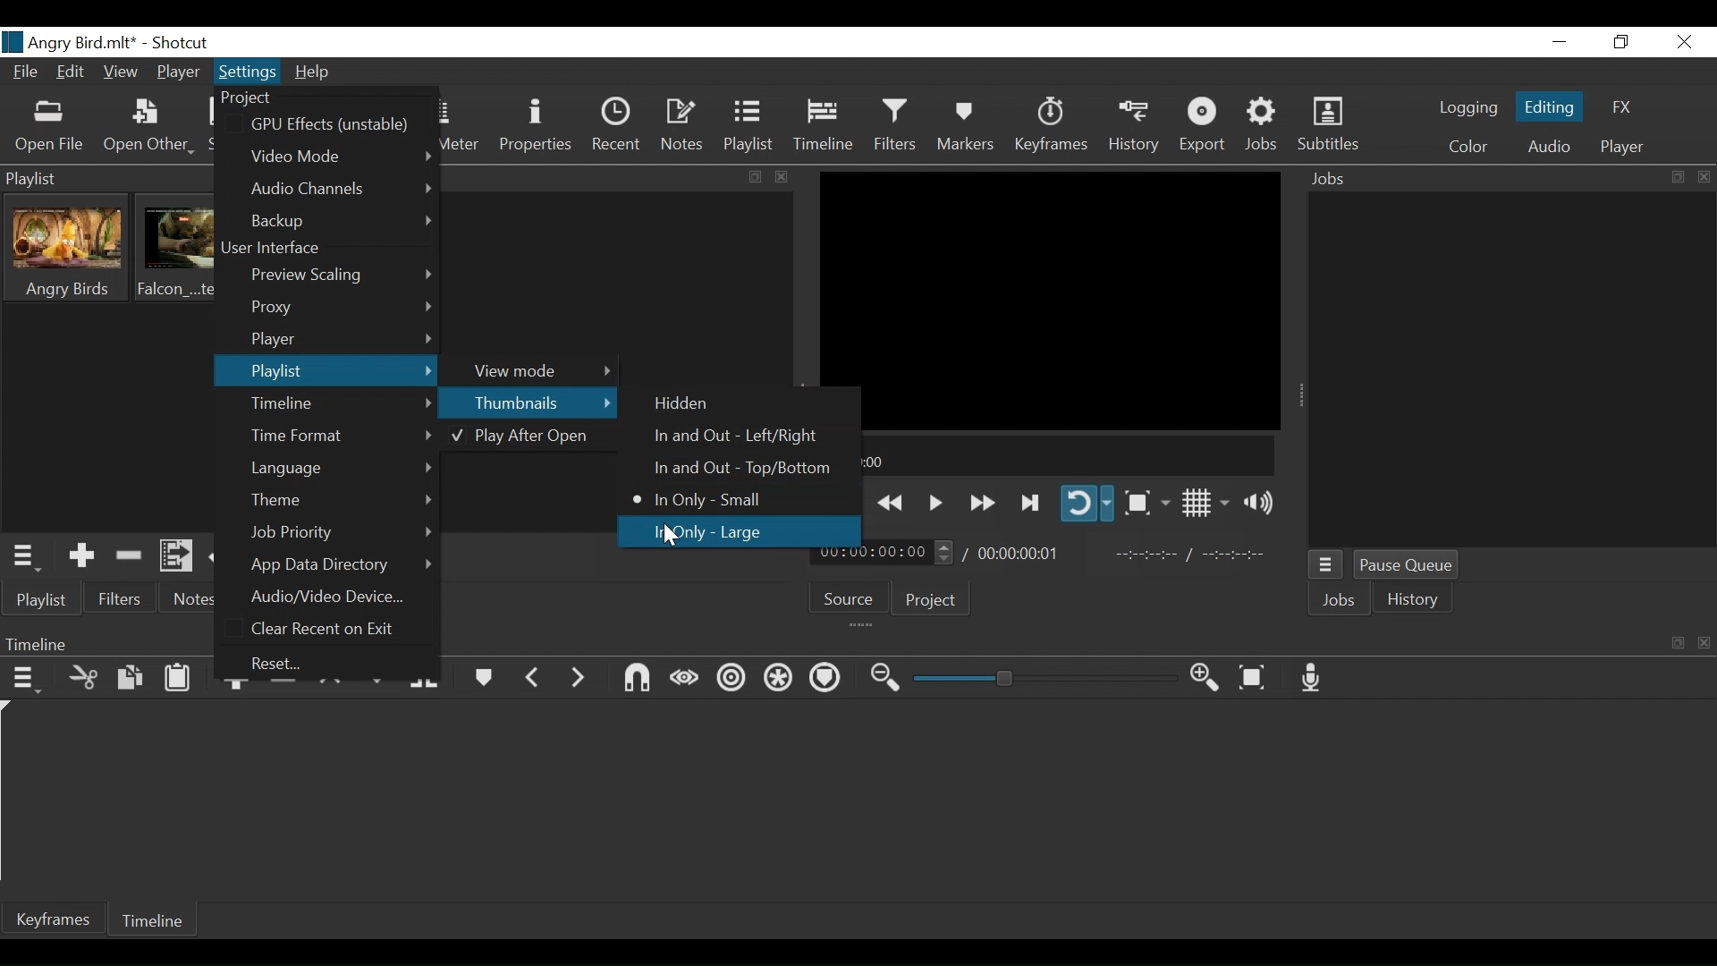 The width and height of the screenshot is (1717, 966). I want to click on View mode, so click(536, 369).